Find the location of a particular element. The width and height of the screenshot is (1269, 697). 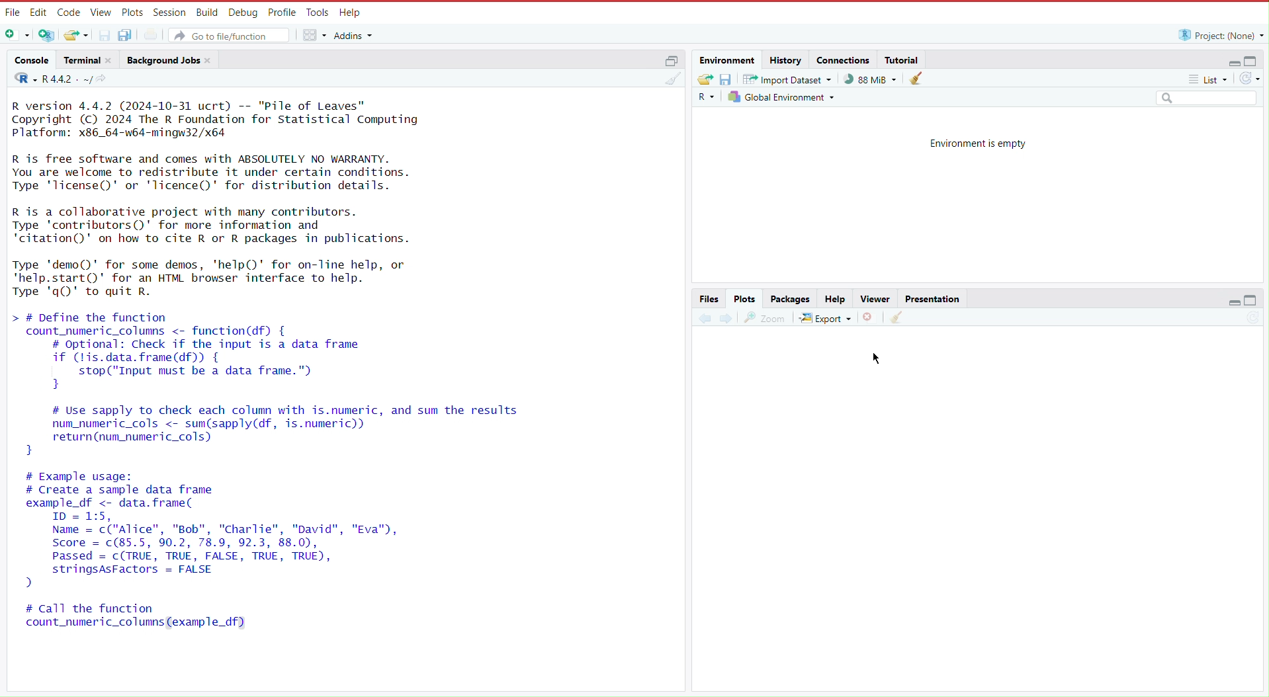

History is located at coordinates (785, 60).